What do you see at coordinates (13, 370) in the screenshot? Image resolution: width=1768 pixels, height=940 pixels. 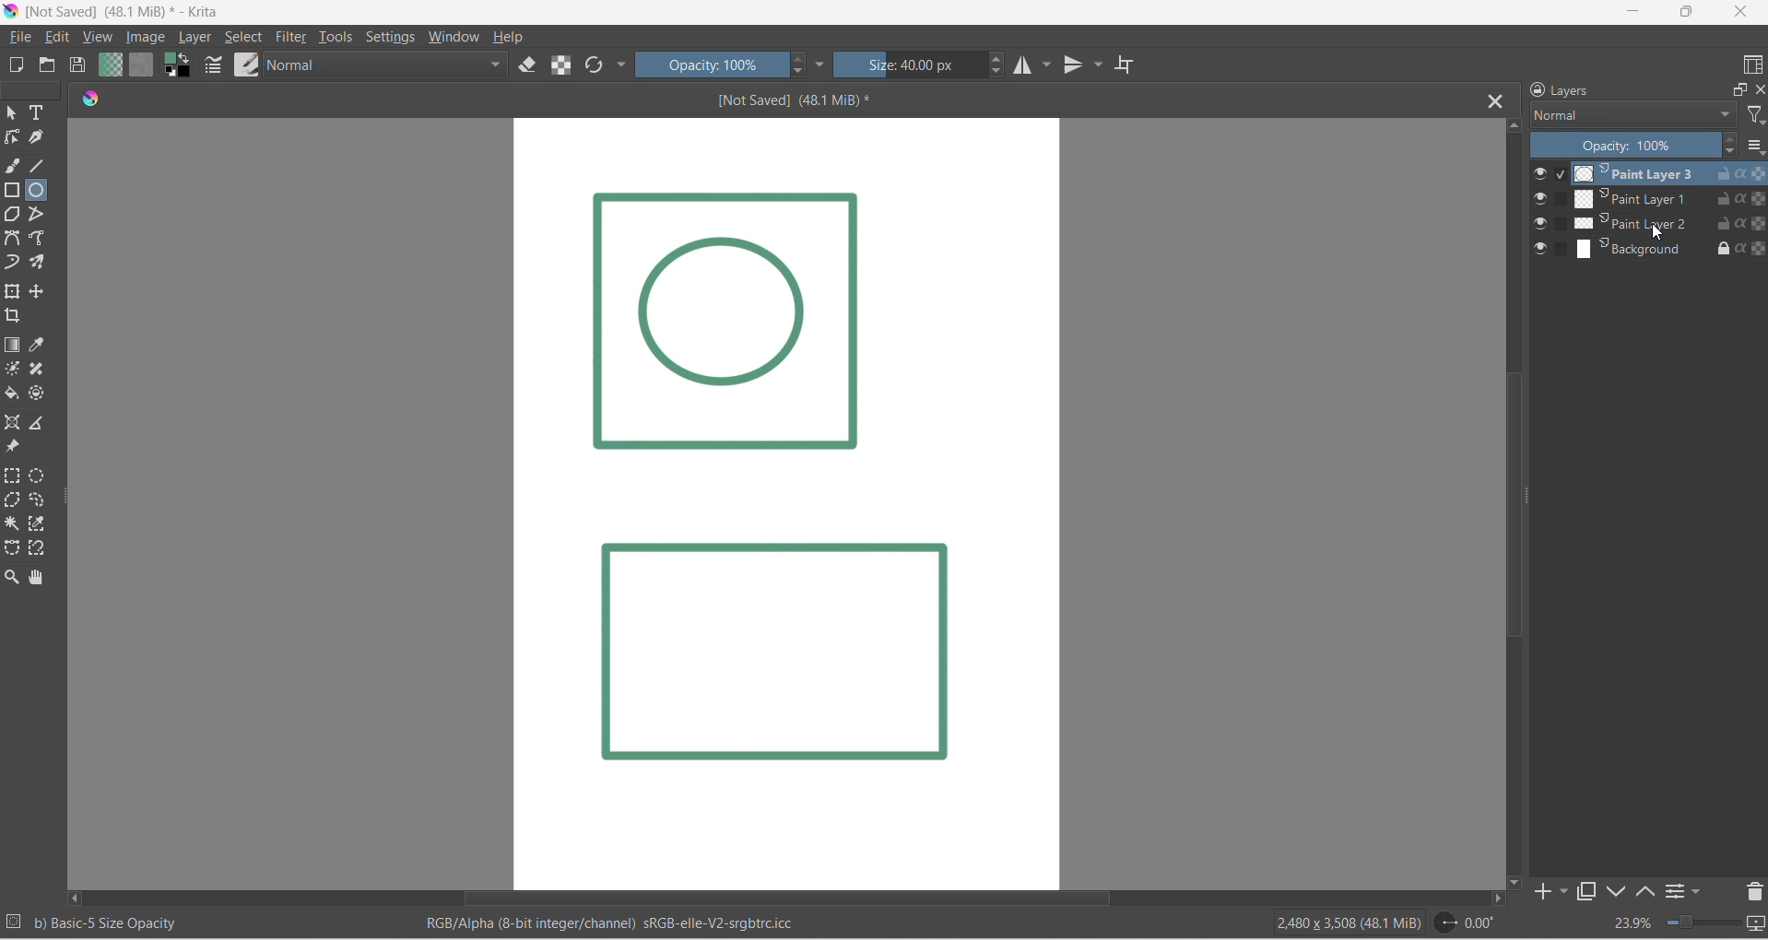 I see `mask tool` at bounding box center [13, 370].